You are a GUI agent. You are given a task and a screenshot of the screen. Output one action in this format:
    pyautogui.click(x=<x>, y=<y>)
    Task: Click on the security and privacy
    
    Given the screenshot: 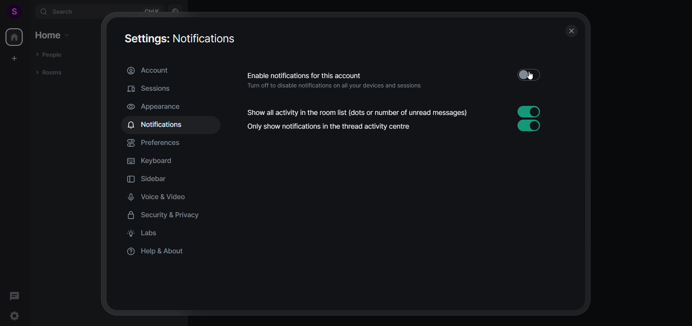 What is the action you would take?
    pyautogui.click(x=166, y=215)
    